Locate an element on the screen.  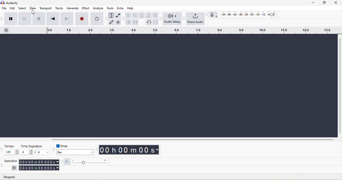
audacity time toolbar is located at coordinates (96, 150).